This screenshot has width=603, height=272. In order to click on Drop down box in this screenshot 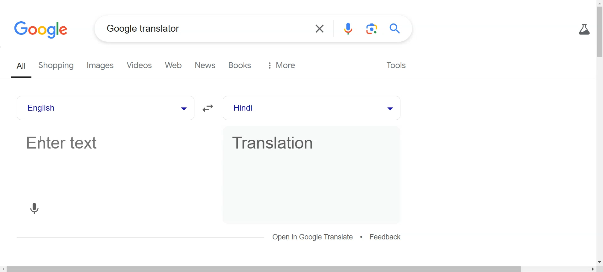, I will do `click(182, 108)`.